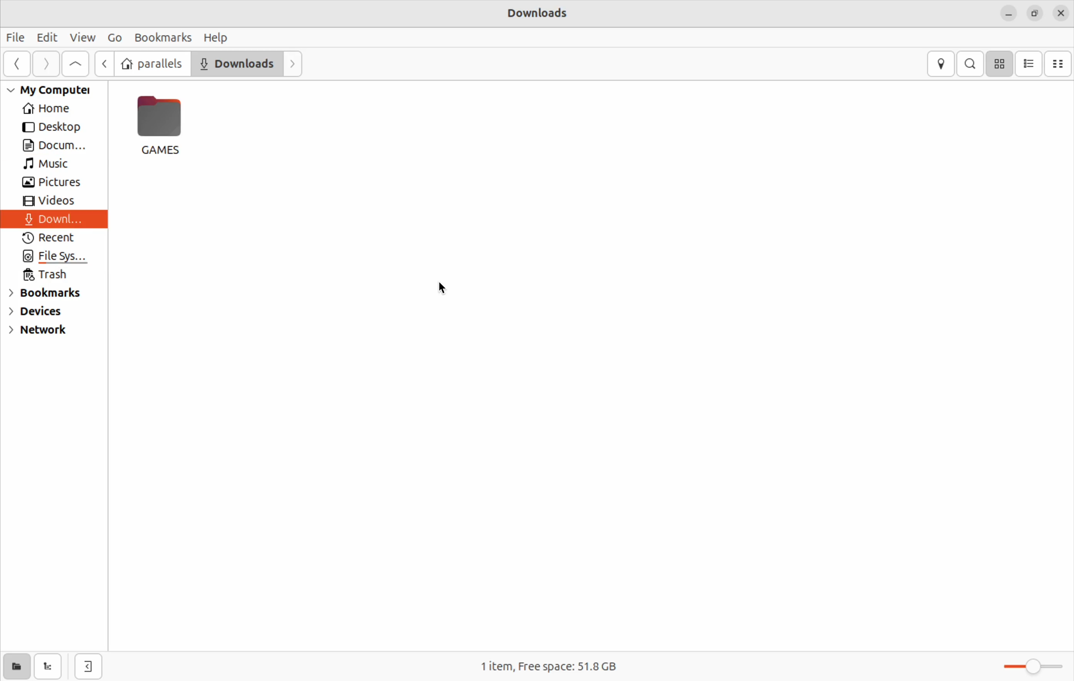 This screenshot has height=681, width=1074. What do you see at coordinates (542, 15) in the screenshot?
I see `downloads` at bounding box center [542, 15].